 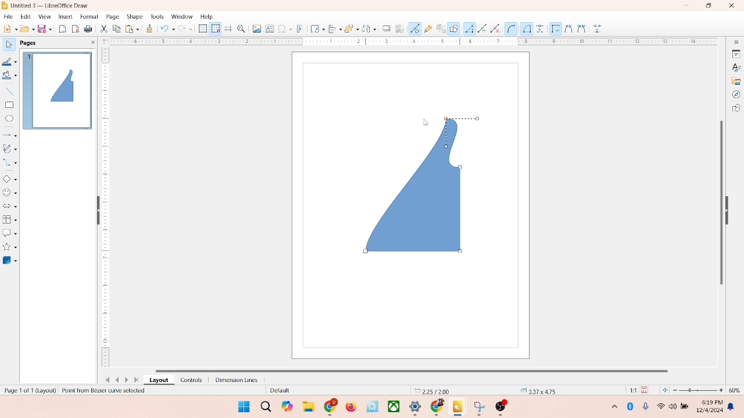 I want to click on rectangle, so click(x=9, y=105).